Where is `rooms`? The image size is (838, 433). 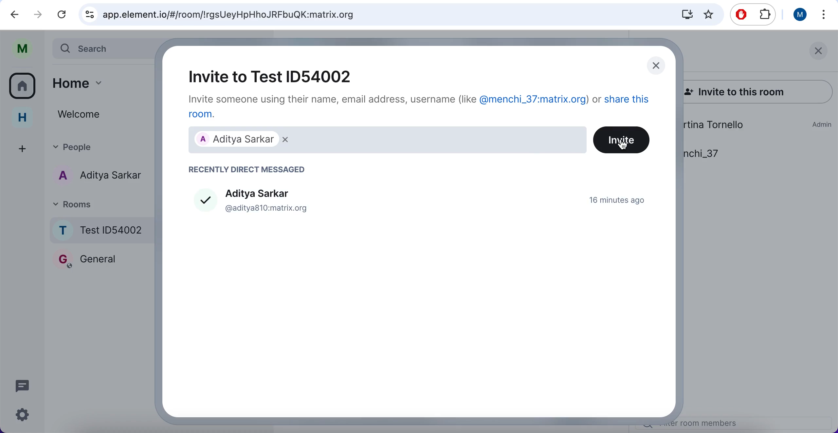
rooms is located at coordinates (100, 203).